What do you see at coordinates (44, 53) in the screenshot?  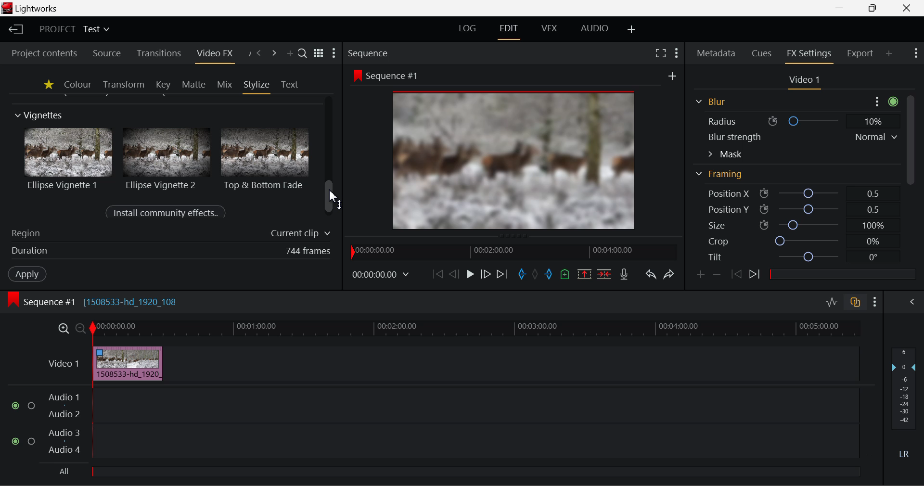 I see `Project contents` at bounding box center [44, 53].